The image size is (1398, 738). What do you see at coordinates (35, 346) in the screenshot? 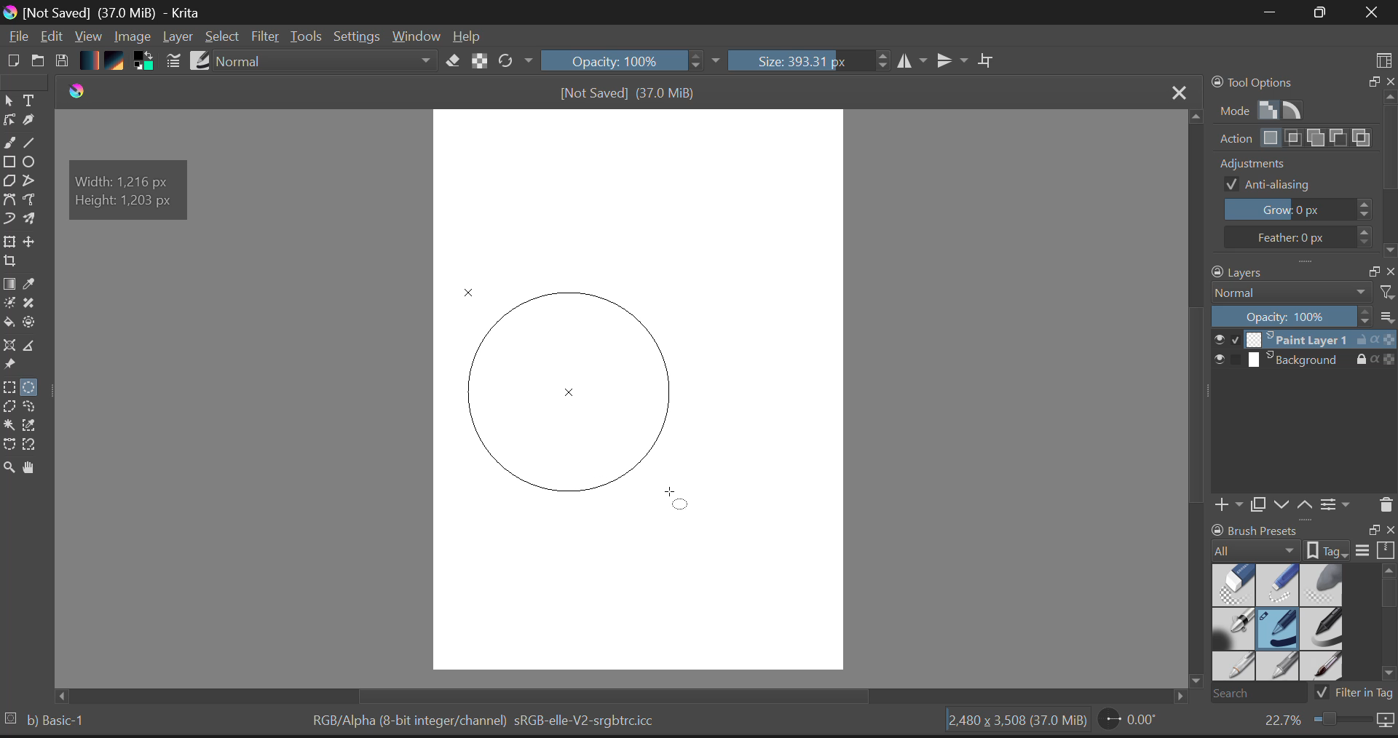
I see `Measurements` at bounding box center [35, 346].